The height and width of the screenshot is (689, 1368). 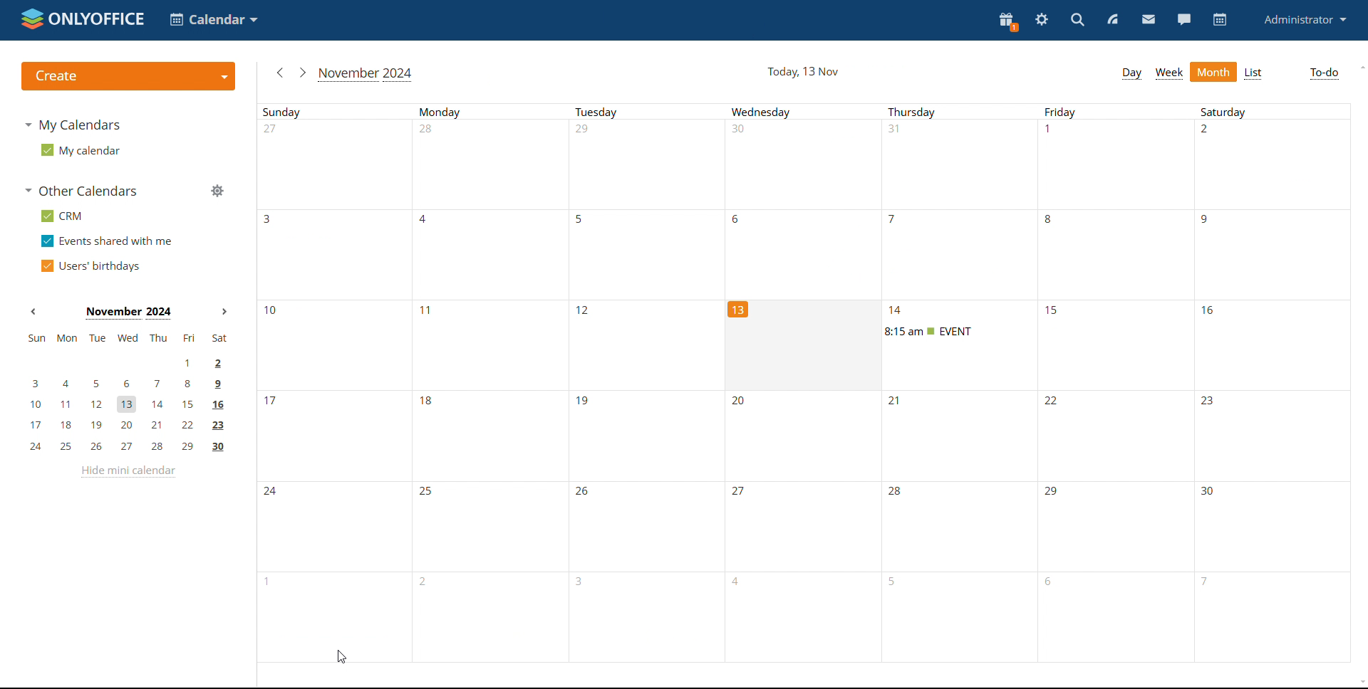 What do you see at coordinates (1113, 21) in the screenshot?
I see `feed` at bounding box center [1113, 21].